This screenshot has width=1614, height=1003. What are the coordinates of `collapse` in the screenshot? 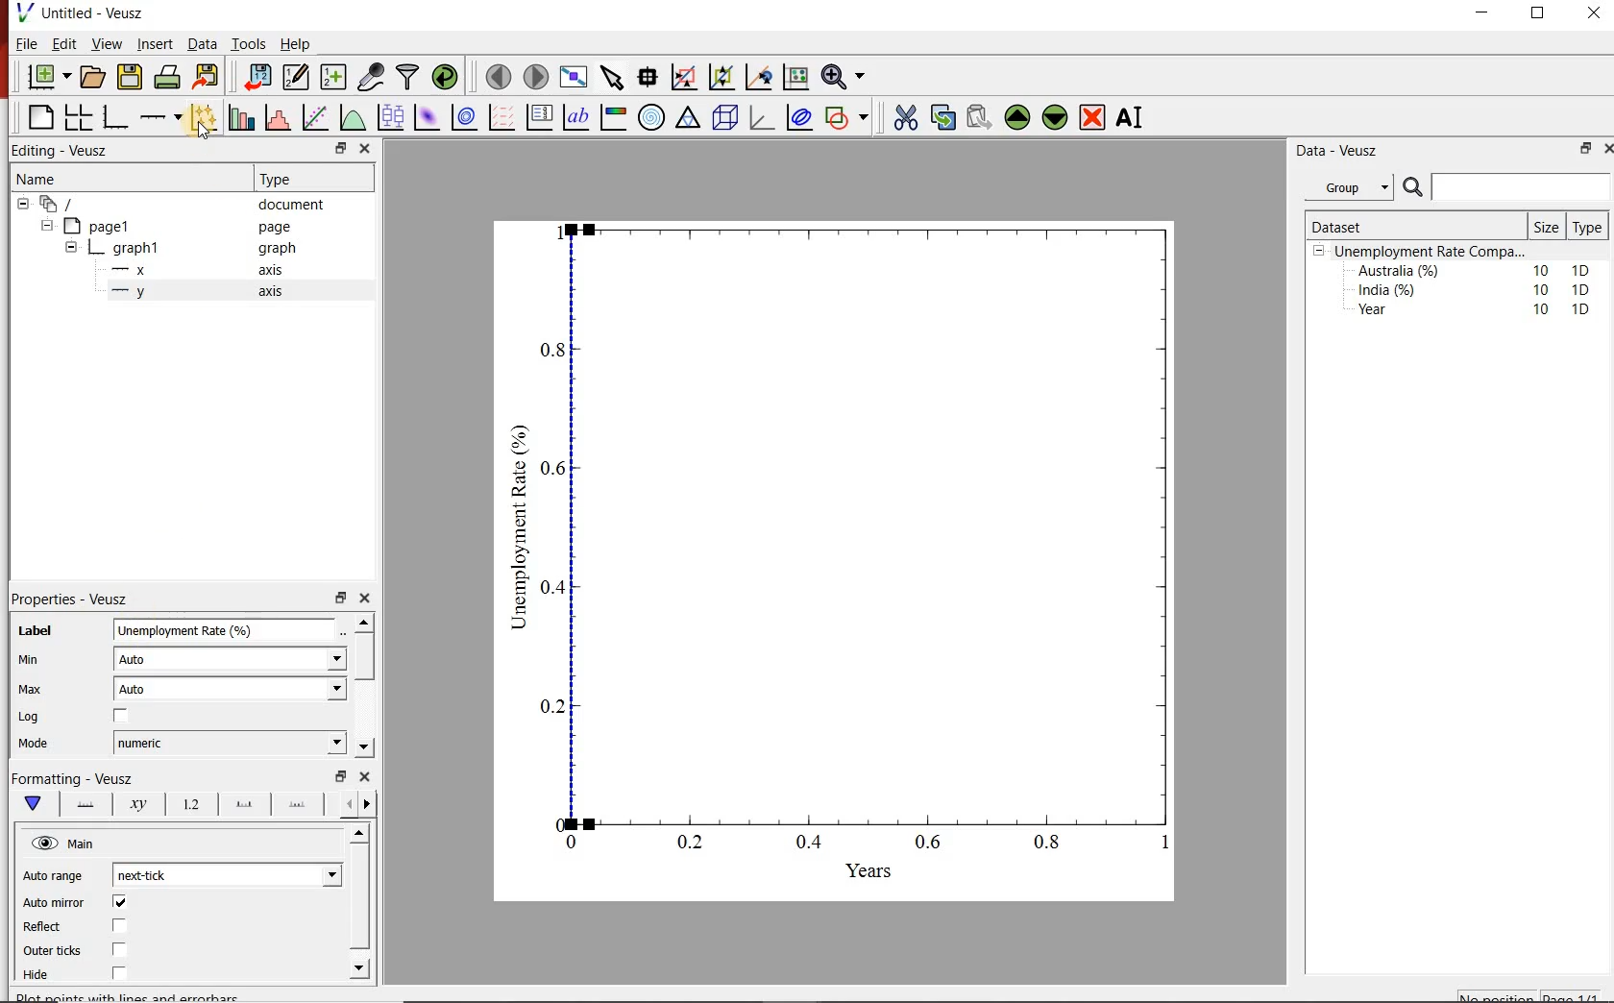 It's located at (46, 226).